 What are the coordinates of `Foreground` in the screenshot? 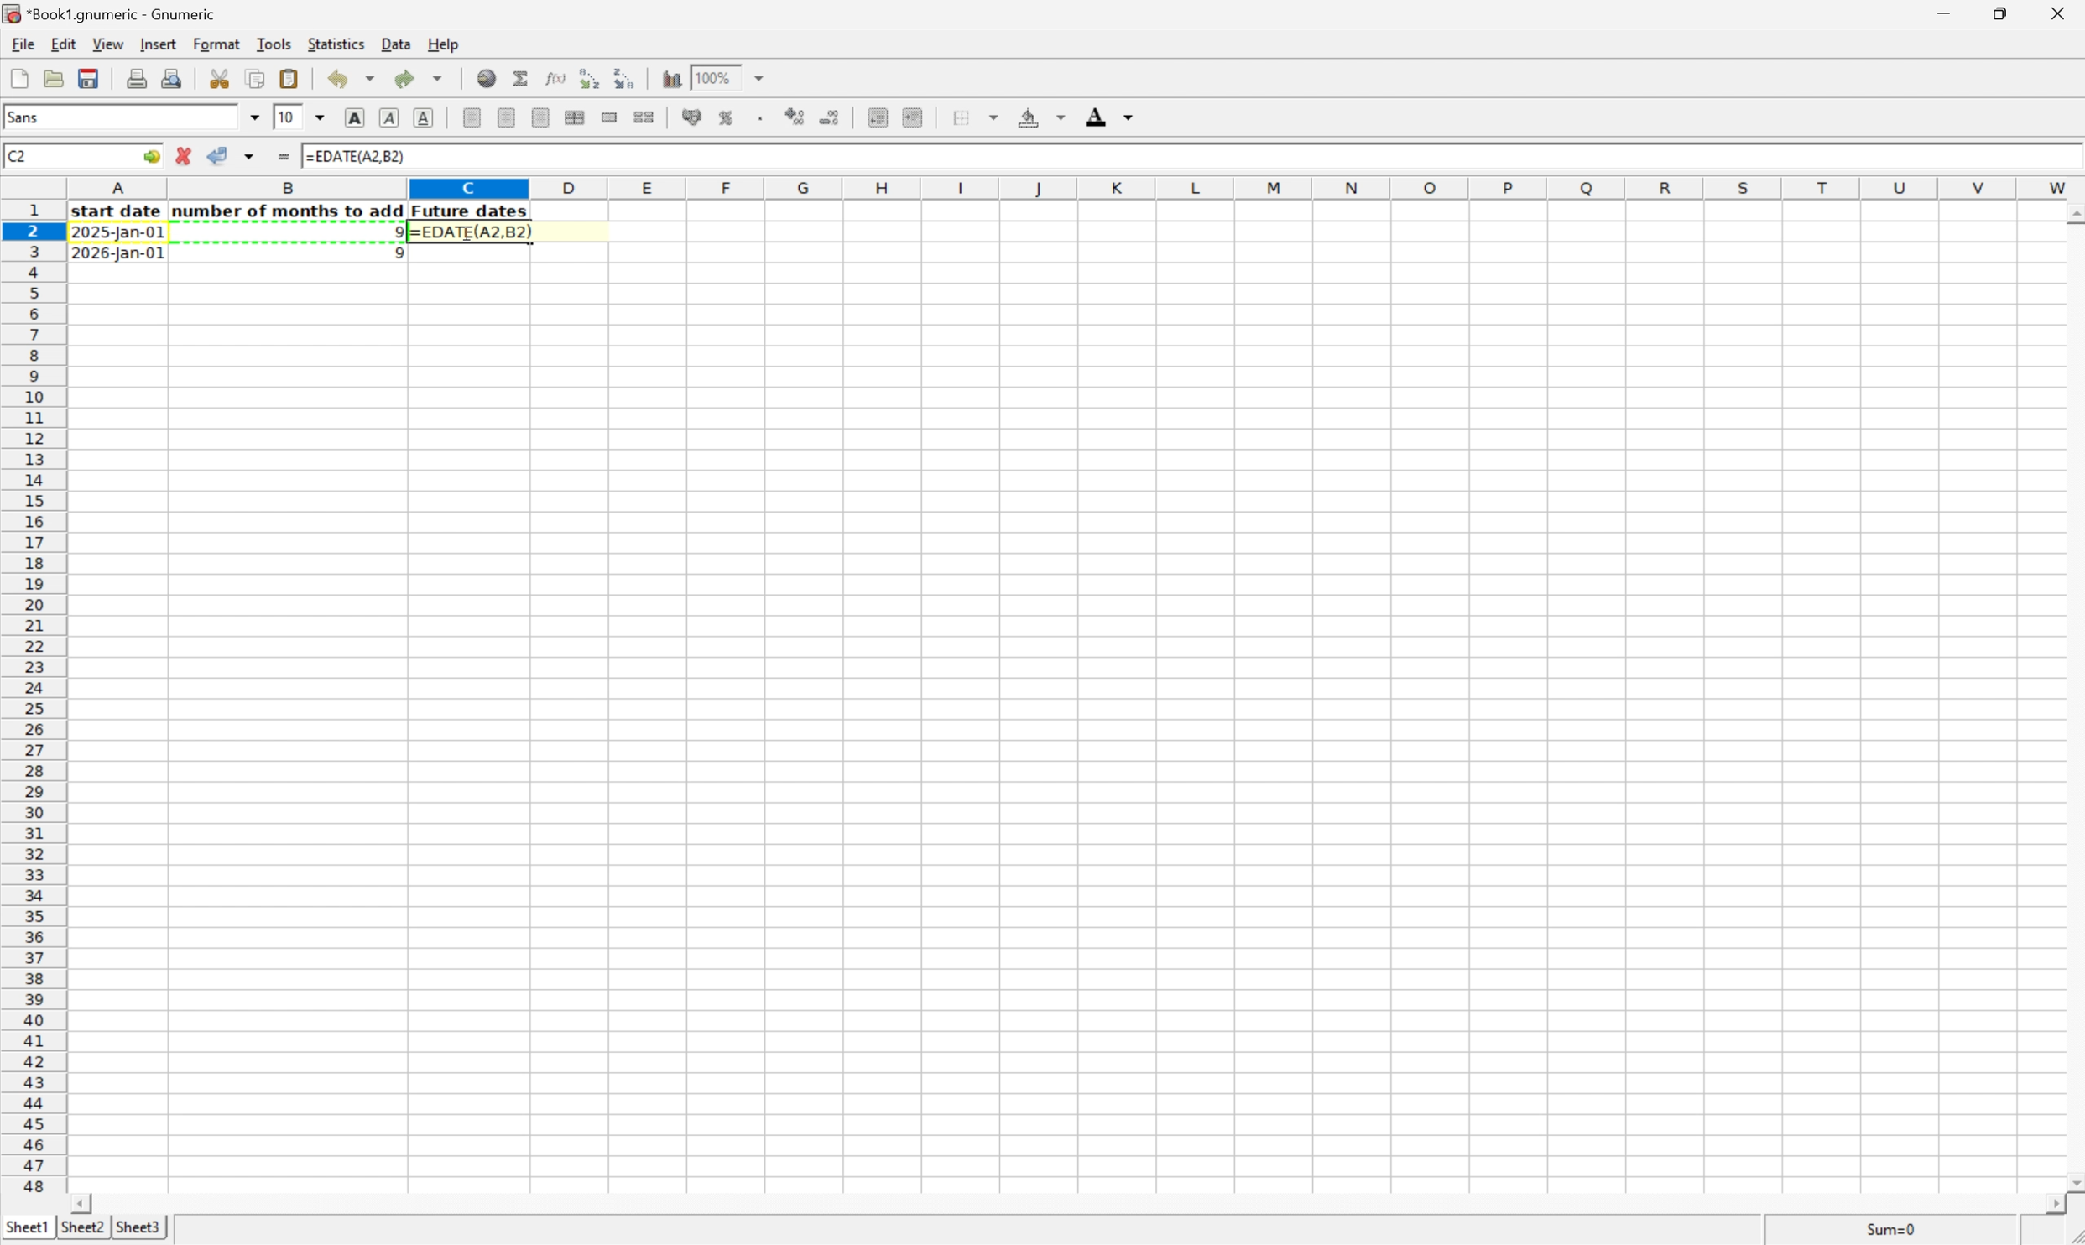 It's located at (1112, 116).